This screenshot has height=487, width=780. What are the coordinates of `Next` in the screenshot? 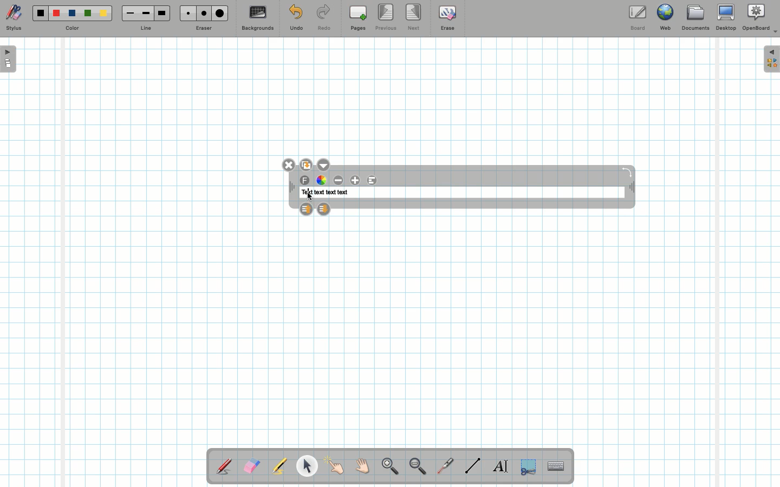 It's located at (414, 16).